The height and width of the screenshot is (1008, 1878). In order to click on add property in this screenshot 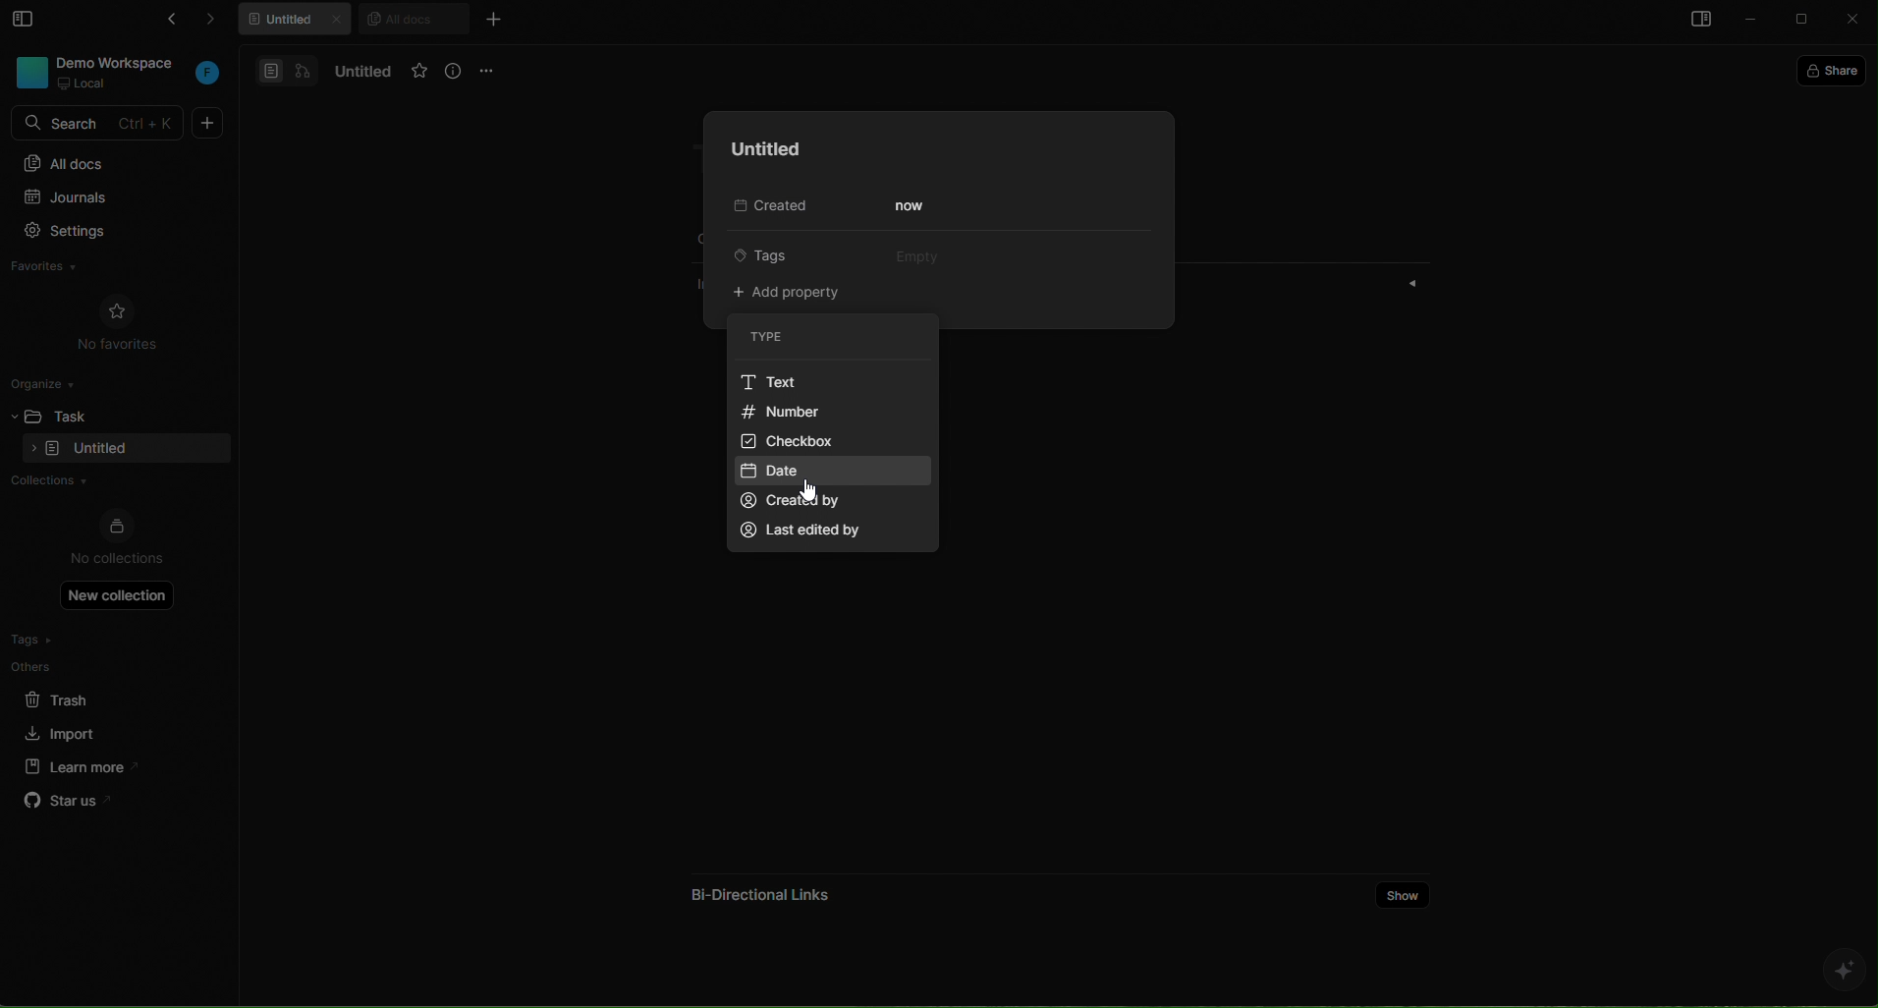, I will do `click(791, 293)`.